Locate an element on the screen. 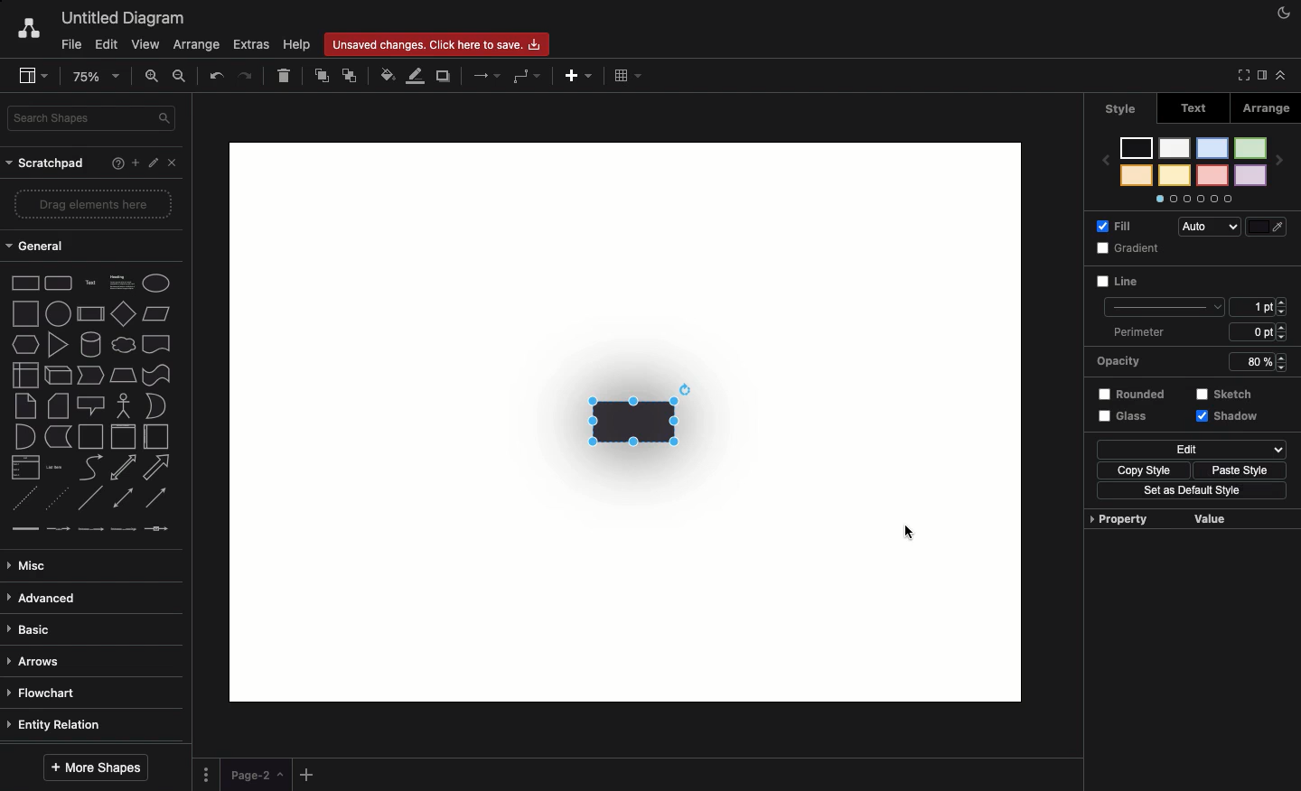 The image size is (1301, 791). circle is located at coordinates (59, 313).